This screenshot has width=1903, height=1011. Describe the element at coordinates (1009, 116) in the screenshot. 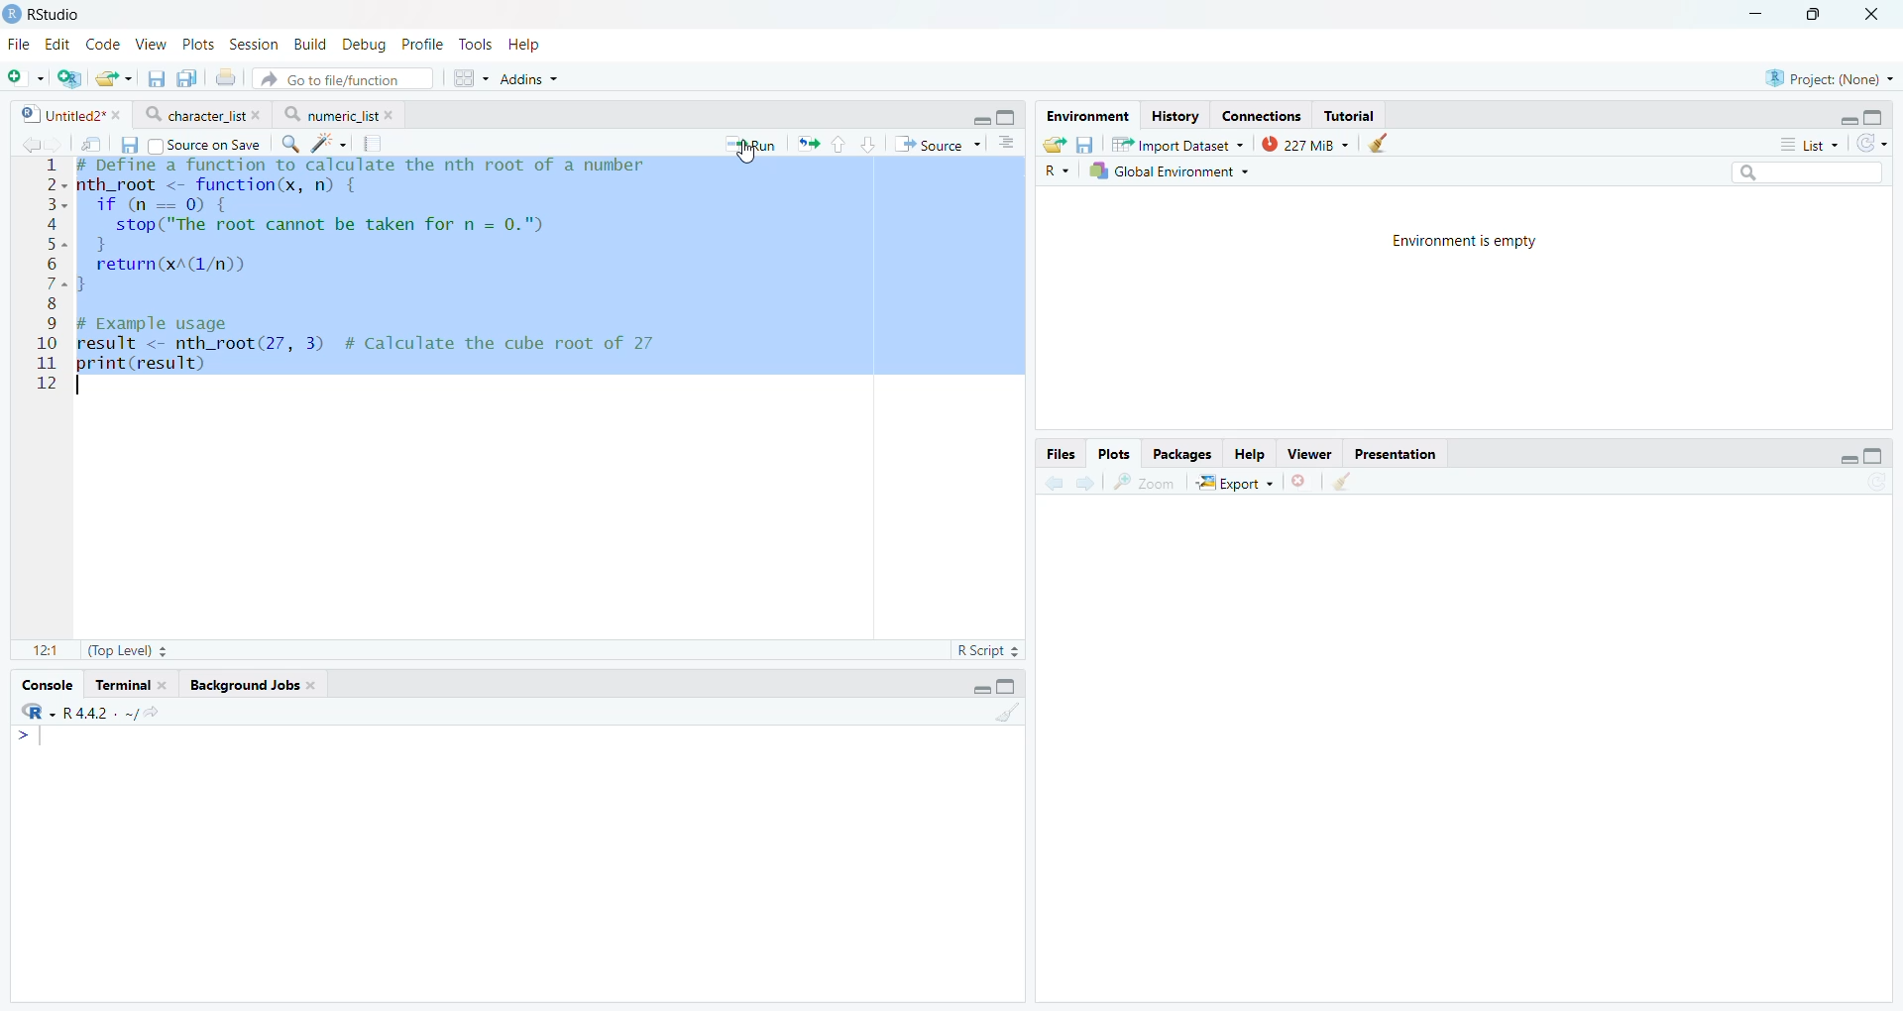

I see `Full Height` at that location.